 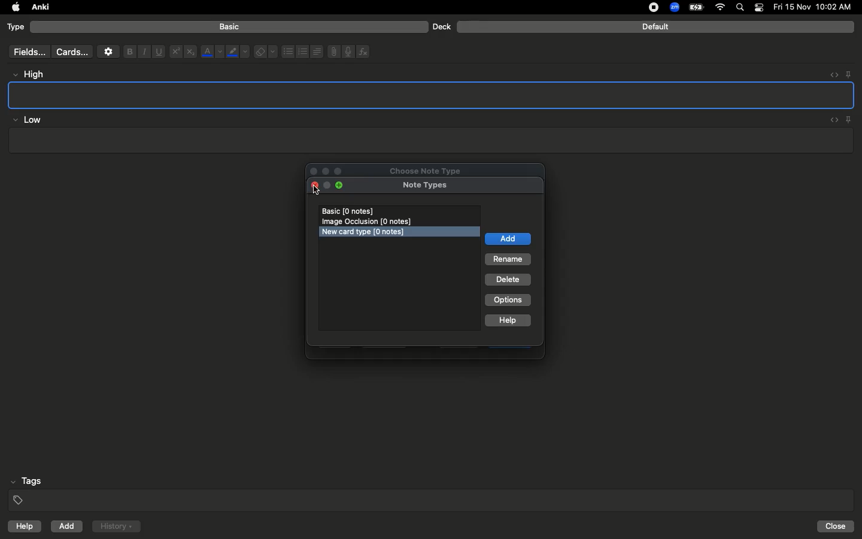 What do you see at coordinates (848, 74) in the screenshot?
I see `Pin` at bounding box center [848, 74].